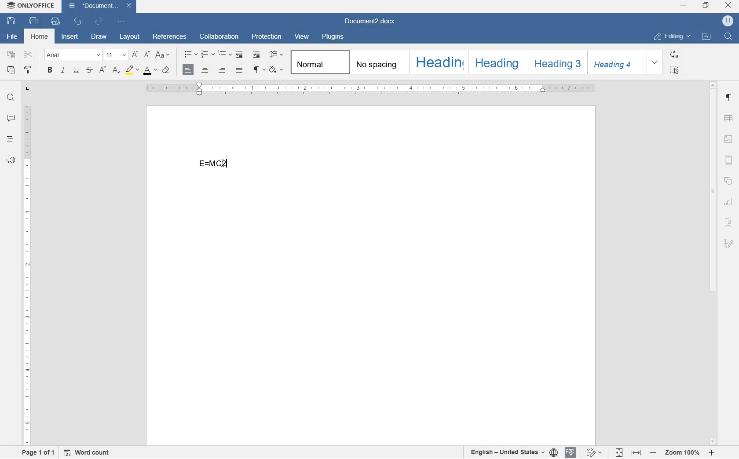 The height and width of the screenshot is (459, 739). I want to click on decrement font size, so click(146, 55).